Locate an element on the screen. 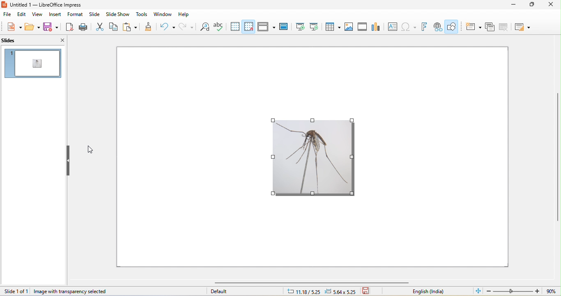 The image size is (561, 296). libreoffice impress logo is located at coordinates (4, 5).